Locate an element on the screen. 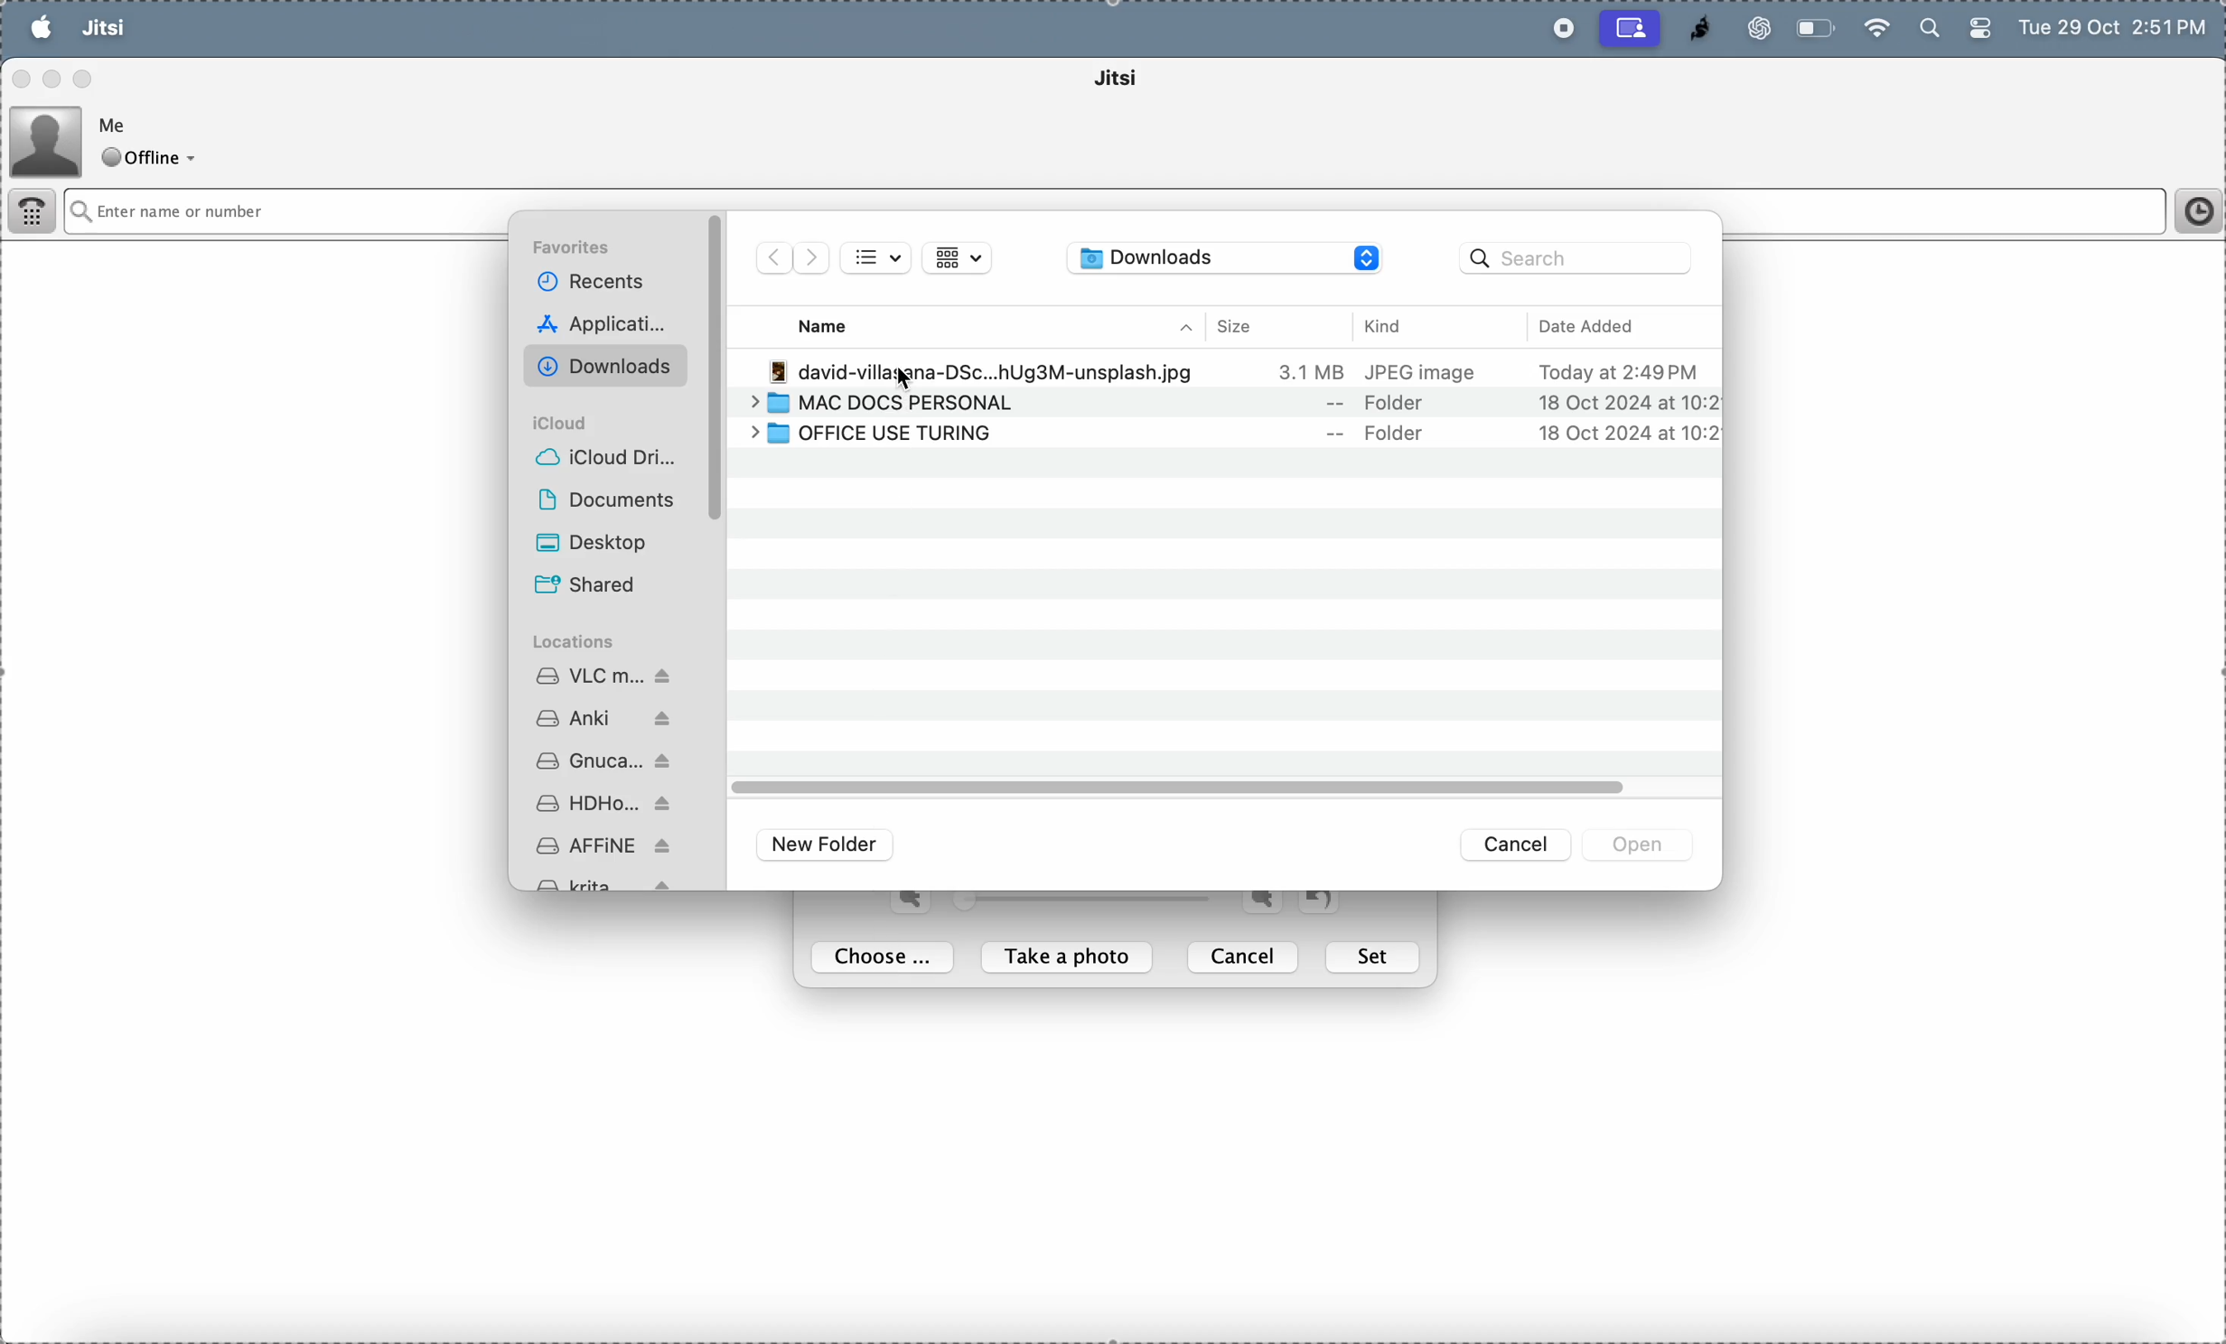  time frame is located at coordinates (2192, 211).